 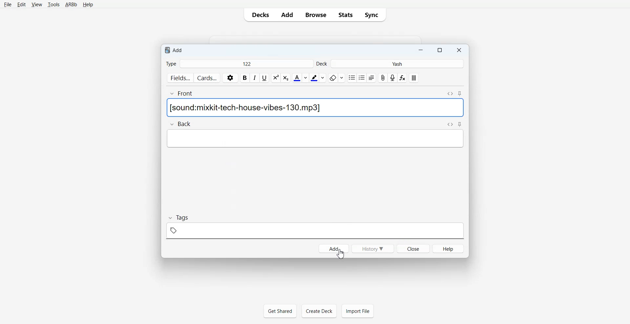 I want to click on Cursor, so click(x=341, y=254).